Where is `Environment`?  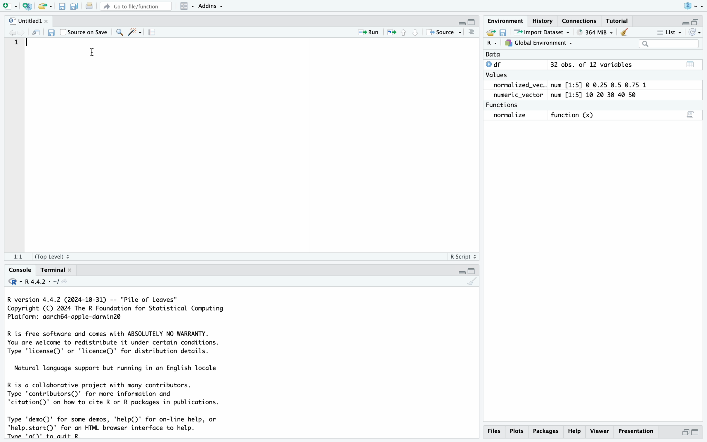
Environment is located at coordinates (505, 21).